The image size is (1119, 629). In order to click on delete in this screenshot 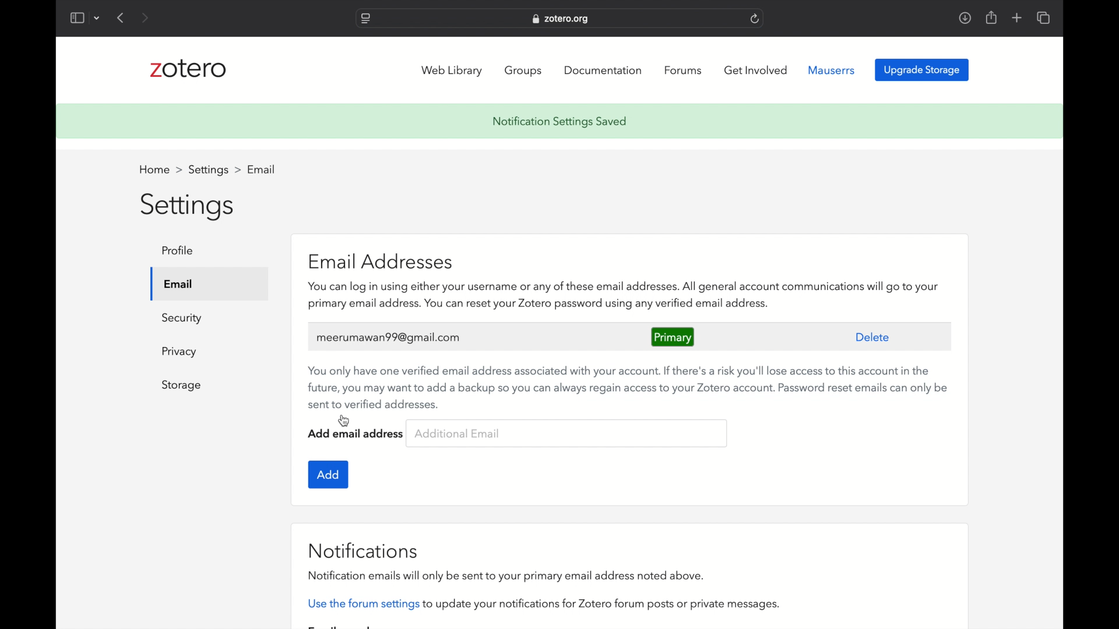, I will do `click(873, 338)`.